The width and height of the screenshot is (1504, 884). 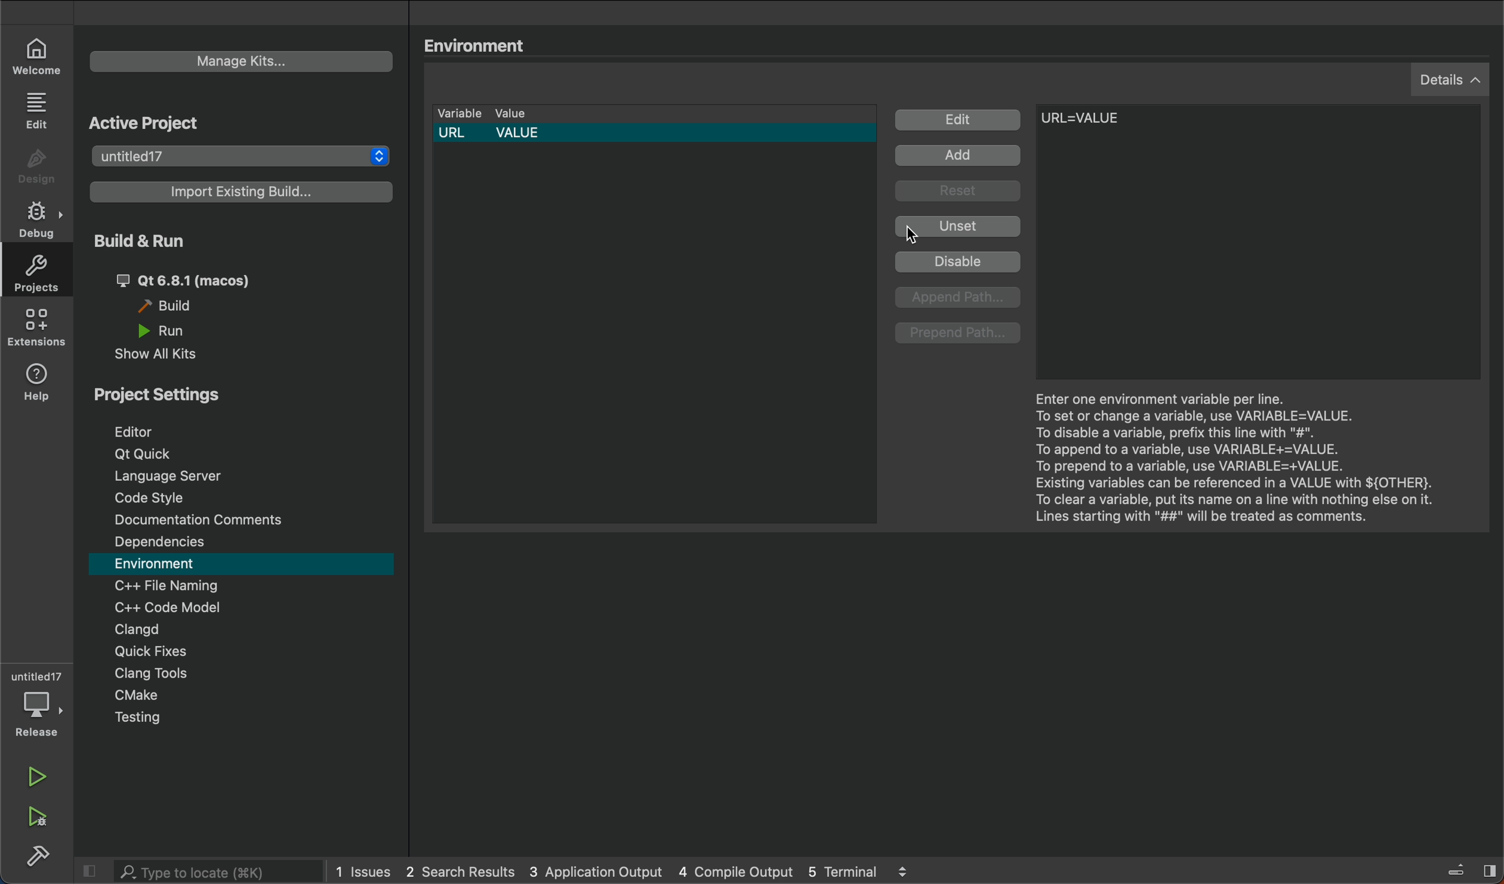 I want to click on cmake, so click(x=141, y=697).